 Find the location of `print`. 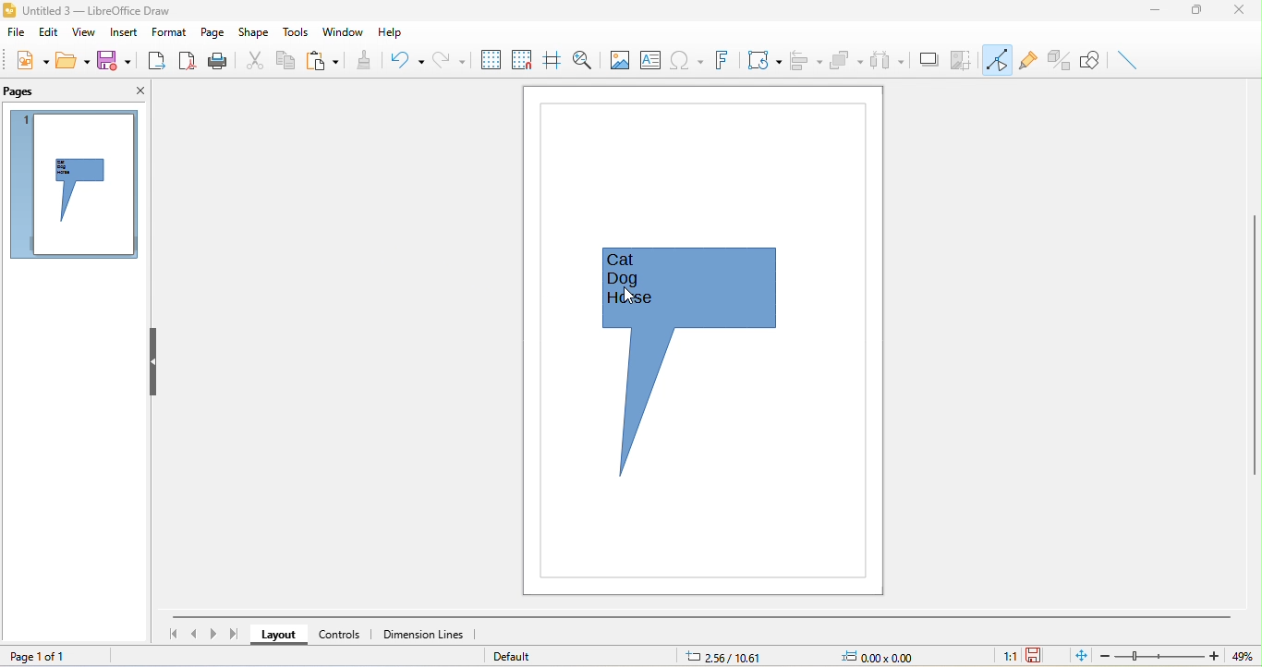

print is located at coordinates (218, 63).